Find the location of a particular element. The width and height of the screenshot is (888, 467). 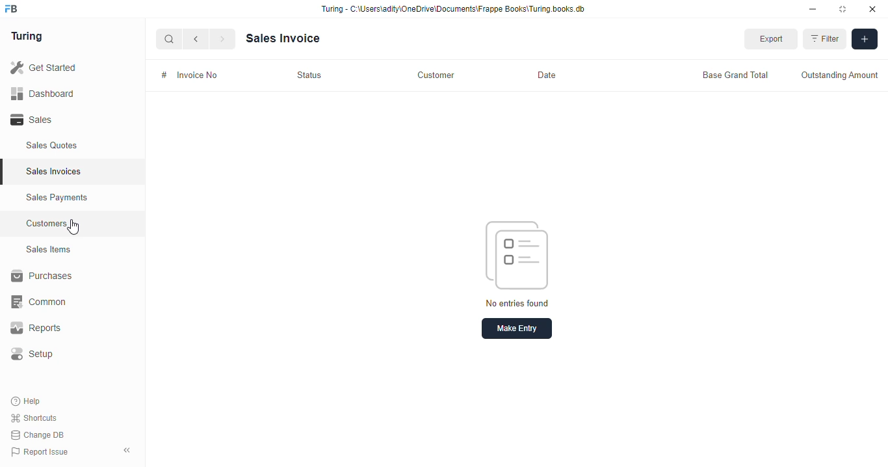

Shortcuts is located at coordinates (38, 418).